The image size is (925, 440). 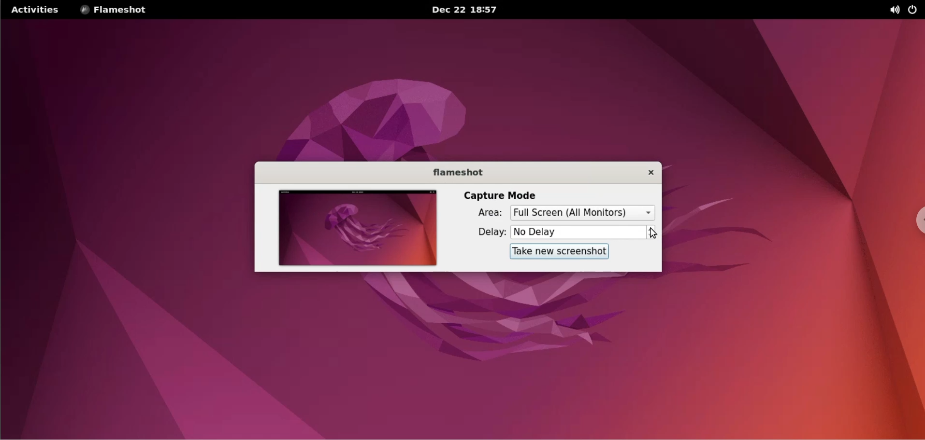 What do you see at coordinates (480, 215) in the screenshot?
I see `area label:` at bounding box center [480, 215].